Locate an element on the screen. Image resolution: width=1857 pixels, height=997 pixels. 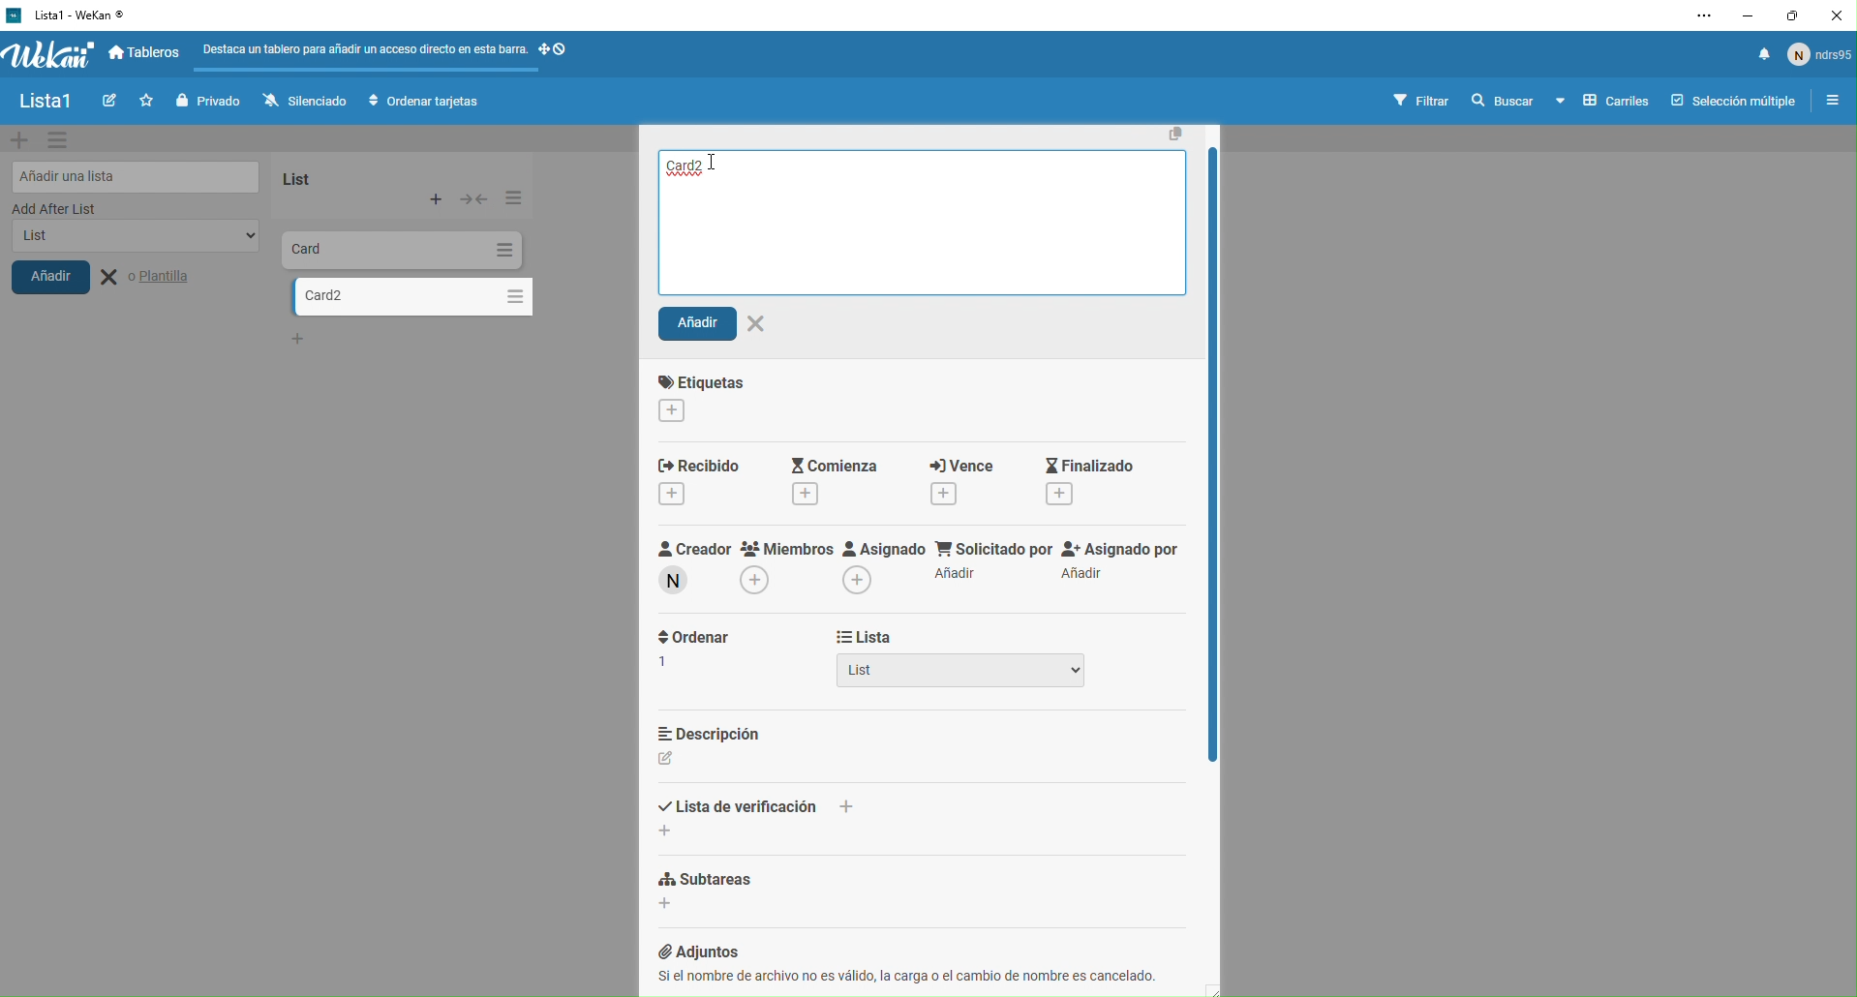
Destaca un tablero para afadir un acceso directo en esta bar is located at coordinates (363, 47).